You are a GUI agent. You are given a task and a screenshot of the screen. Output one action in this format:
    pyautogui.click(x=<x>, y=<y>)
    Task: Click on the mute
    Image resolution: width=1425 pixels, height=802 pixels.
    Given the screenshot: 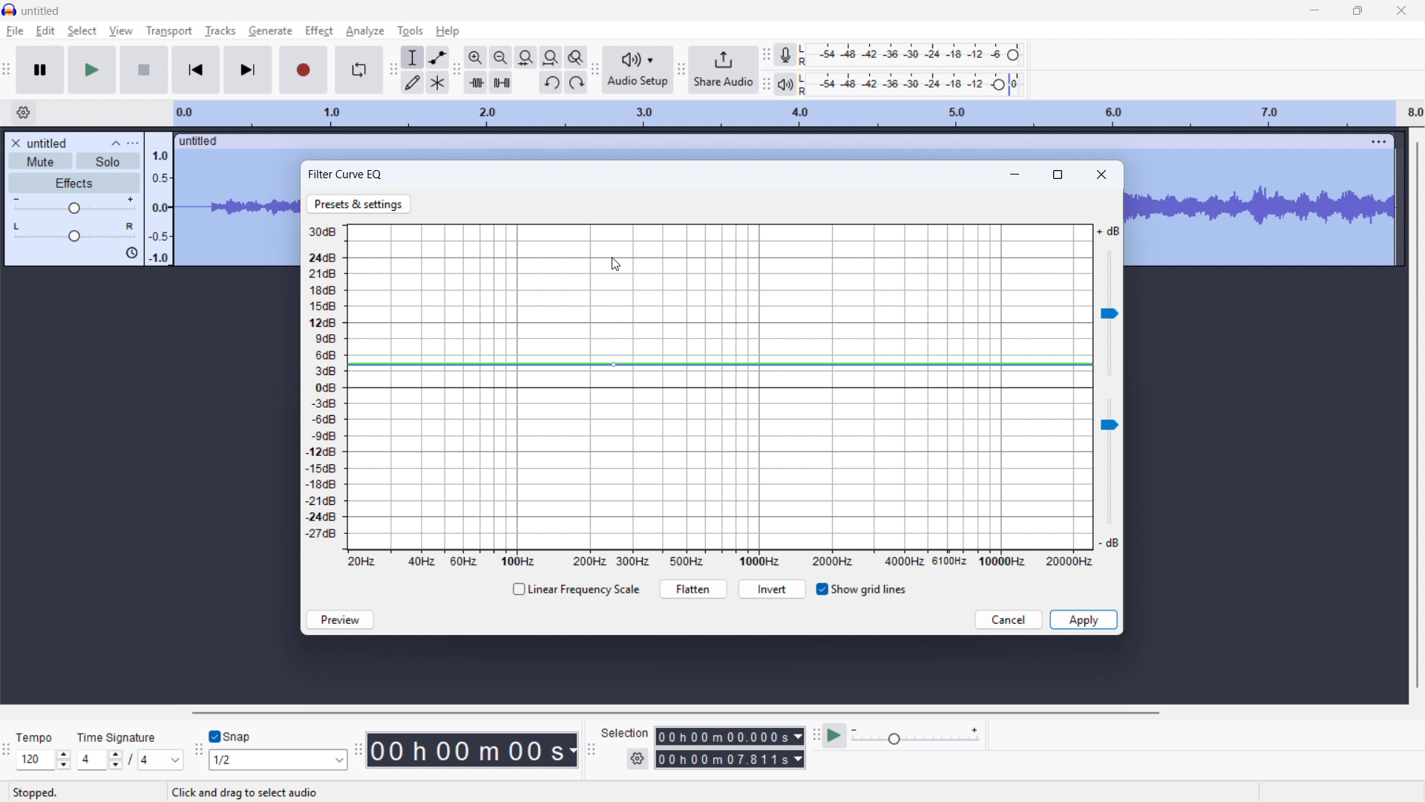 What is the action you would take?
    pyautogui.click(x=41, y=161)
    